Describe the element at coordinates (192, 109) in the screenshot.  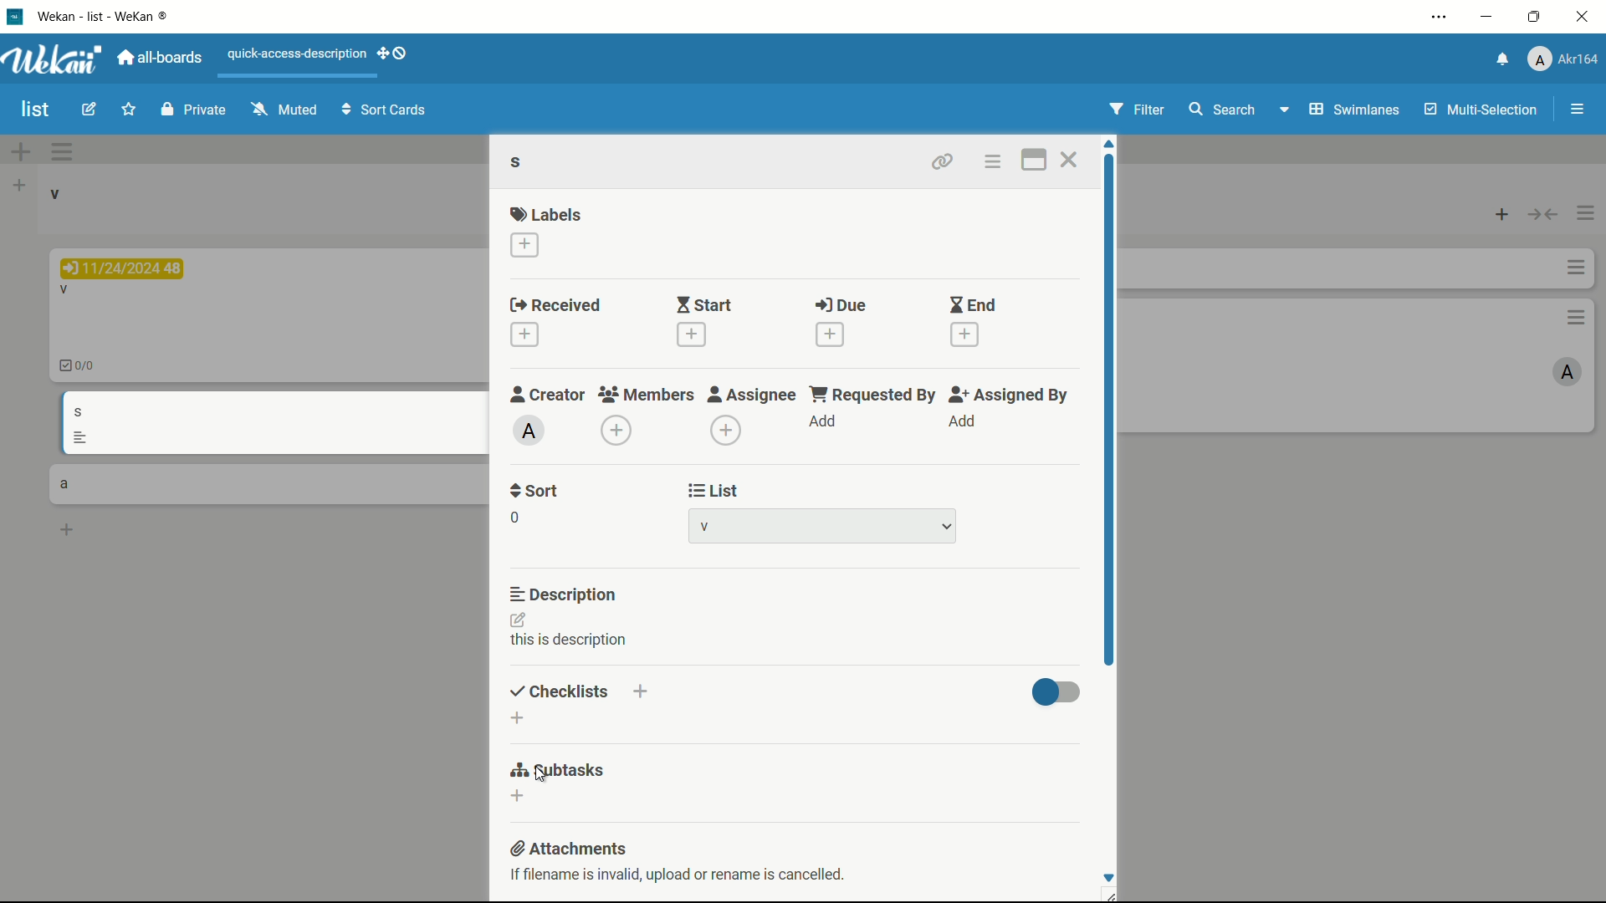
I see `private` at that location.